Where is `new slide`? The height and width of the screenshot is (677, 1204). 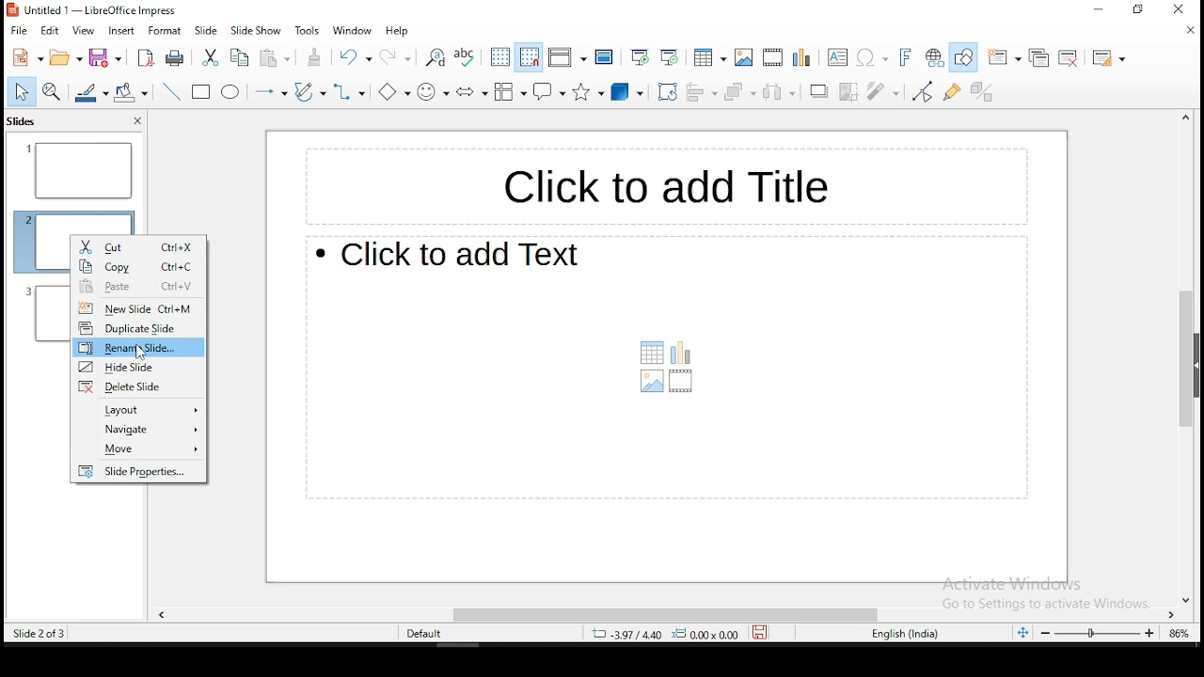
new slide is located at coordinates (137, 307).